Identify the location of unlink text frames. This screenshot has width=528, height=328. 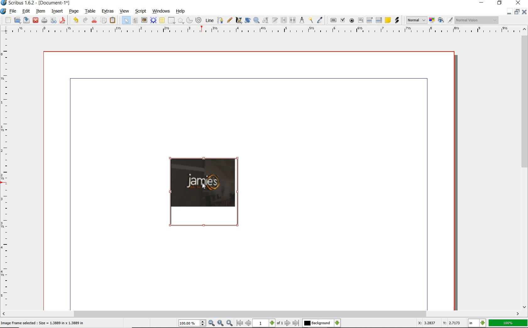
(293, 20).